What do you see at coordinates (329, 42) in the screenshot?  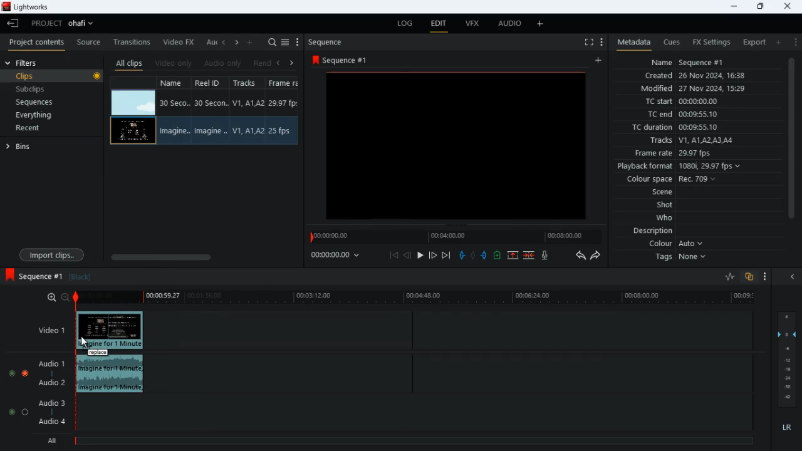 I see `sequence` at bounding box center [329, 42].